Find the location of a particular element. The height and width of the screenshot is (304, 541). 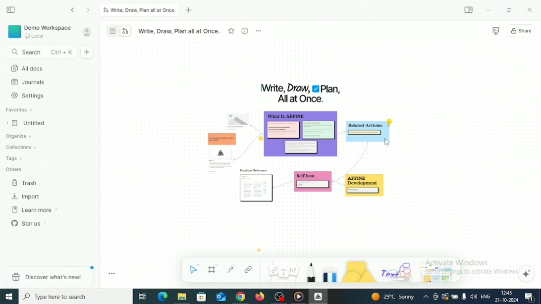

Type here to search is located at coordinates (76, 296).